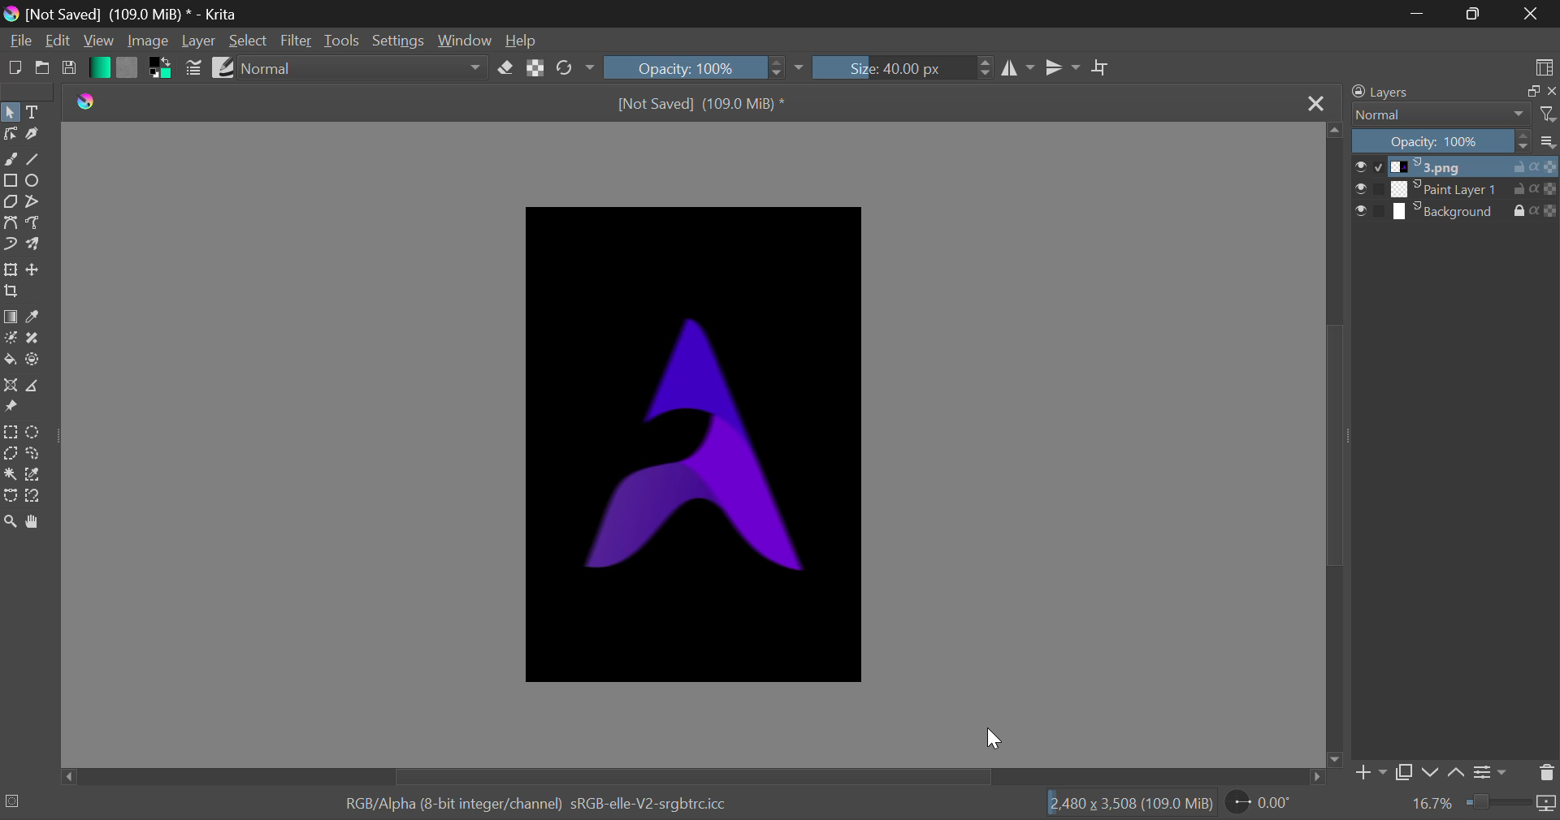 Image resolution: width=1560 pixels, height=820 pixels. Describe the element at coordinates (138, 13) in the screenshot. I see `[Not Saved] (109.0 MiB) * - Krita` at that location.